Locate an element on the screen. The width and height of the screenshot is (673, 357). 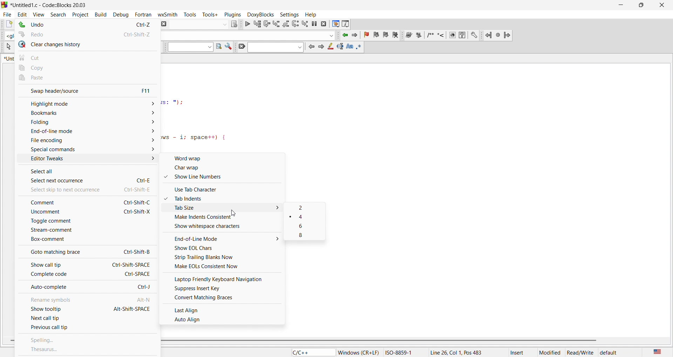
view is located at coordinates (40, 13).